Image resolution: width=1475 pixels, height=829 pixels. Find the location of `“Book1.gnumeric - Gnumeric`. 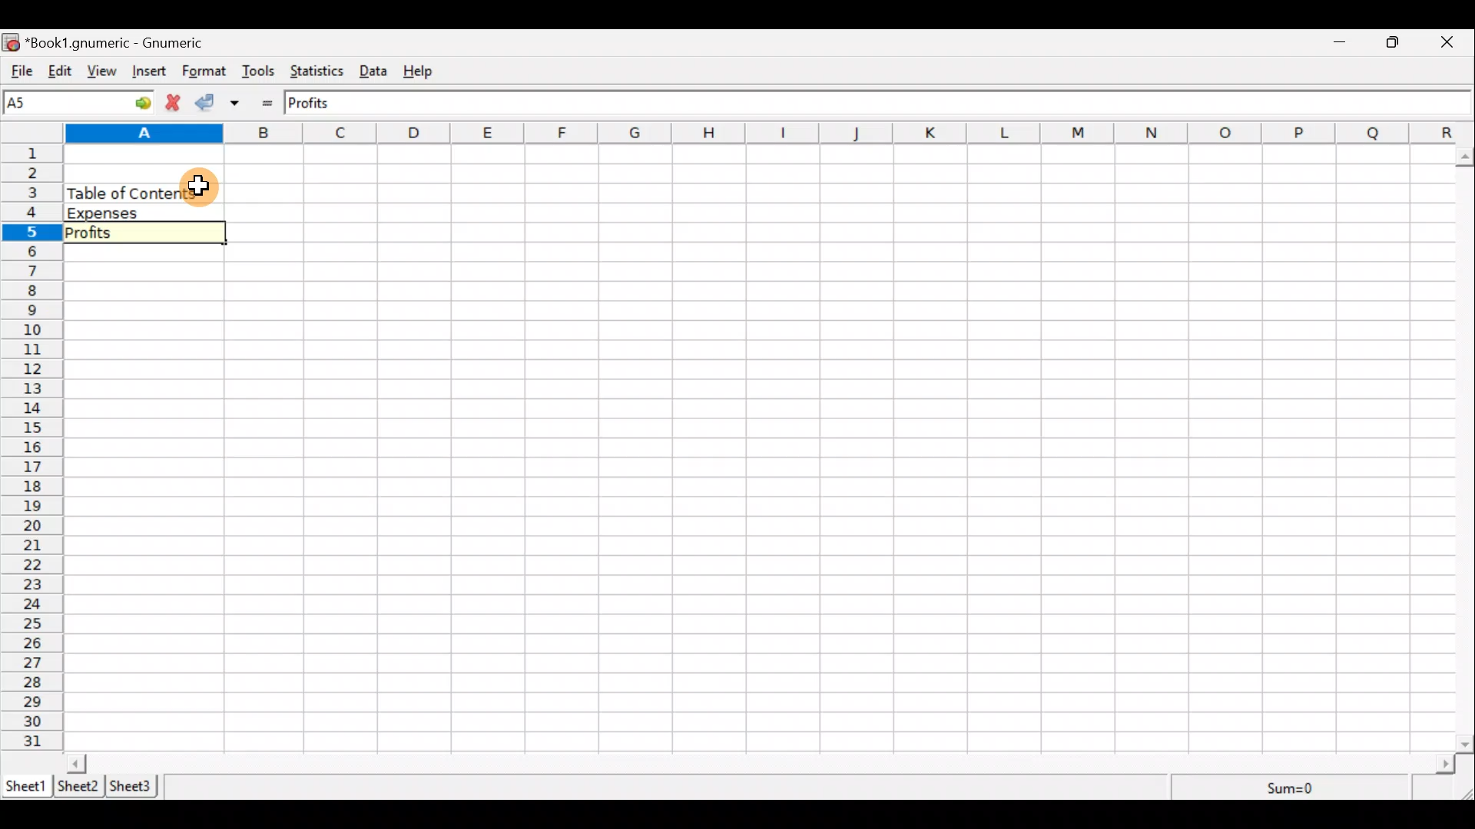

“Book1.gnumeric - Gnumeric is located at coordinates (123, 43).